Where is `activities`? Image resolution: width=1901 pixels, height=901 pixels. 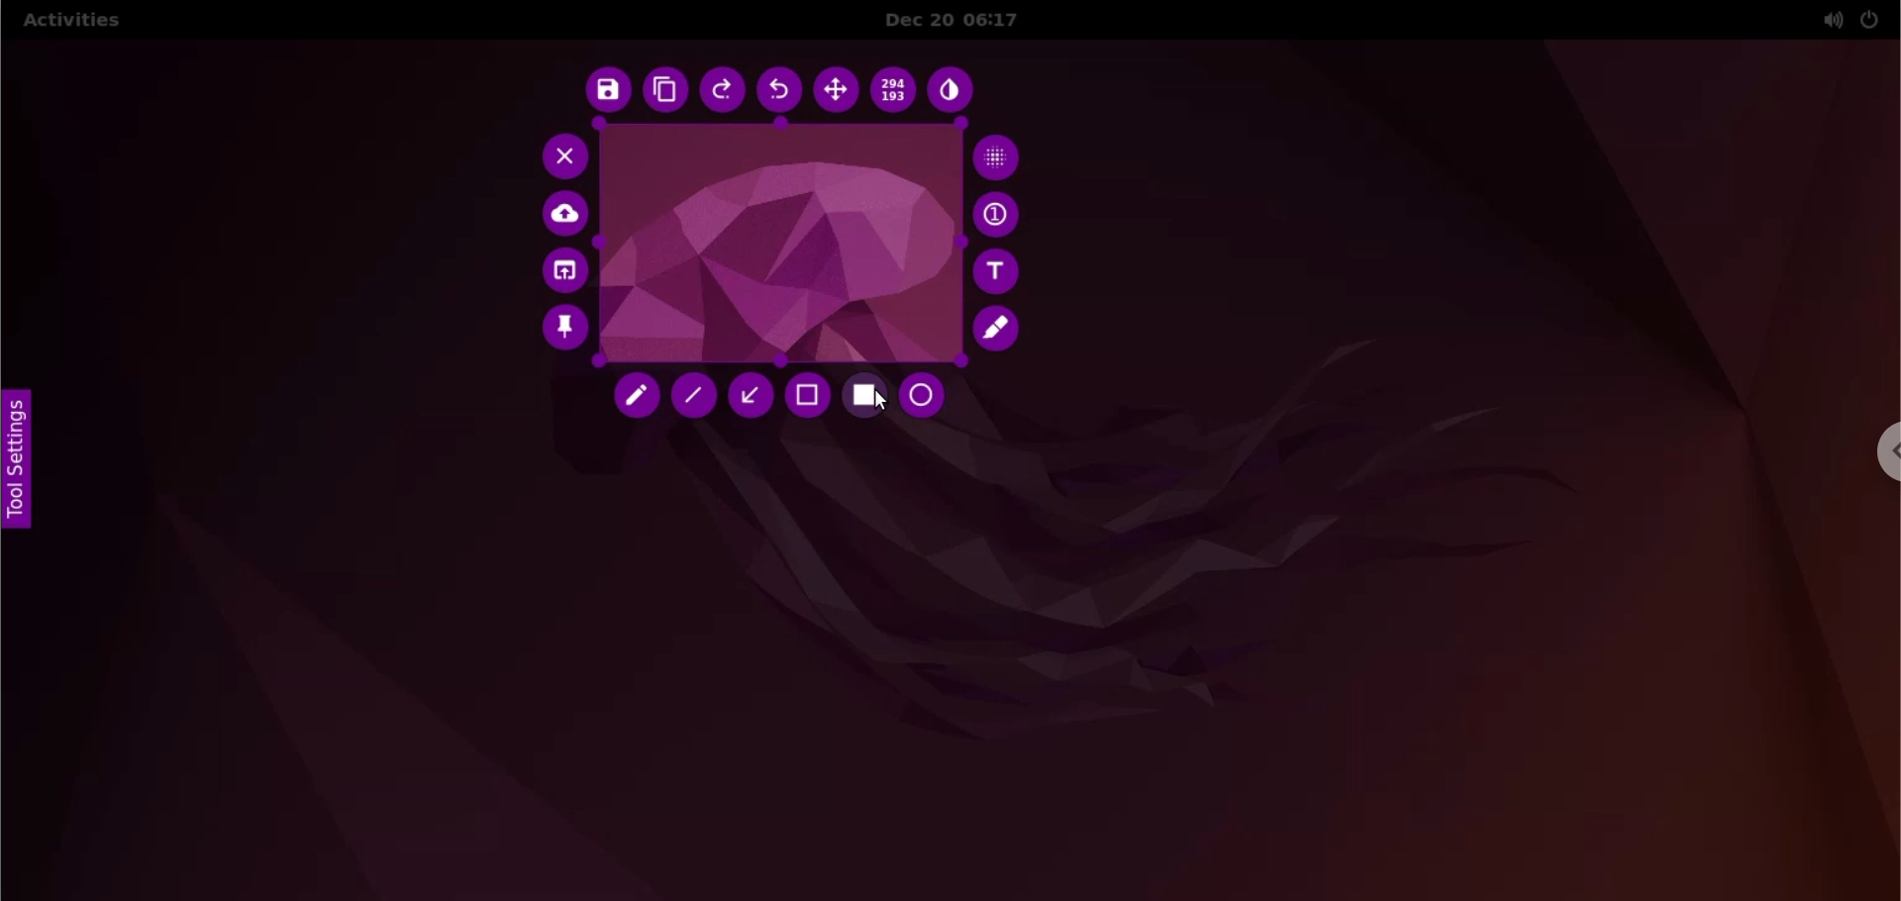
activities is located at coordinates (70, 23).